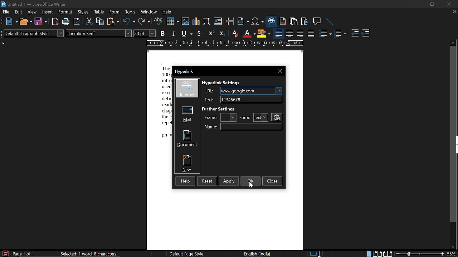 The image size is (458, 257). Describe the element at coordinates (453, 246) in the screenshot. I see `move down` at that location.